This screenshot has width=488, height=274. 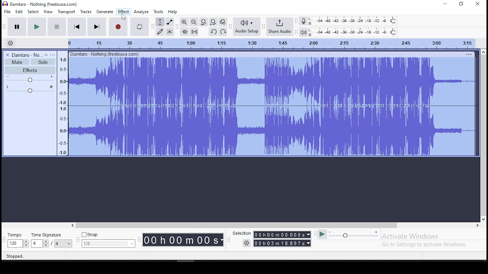 What do you see at coordinates (52, 239) in the screenshot?
I see `time signature` at bounding box center [52, 239].